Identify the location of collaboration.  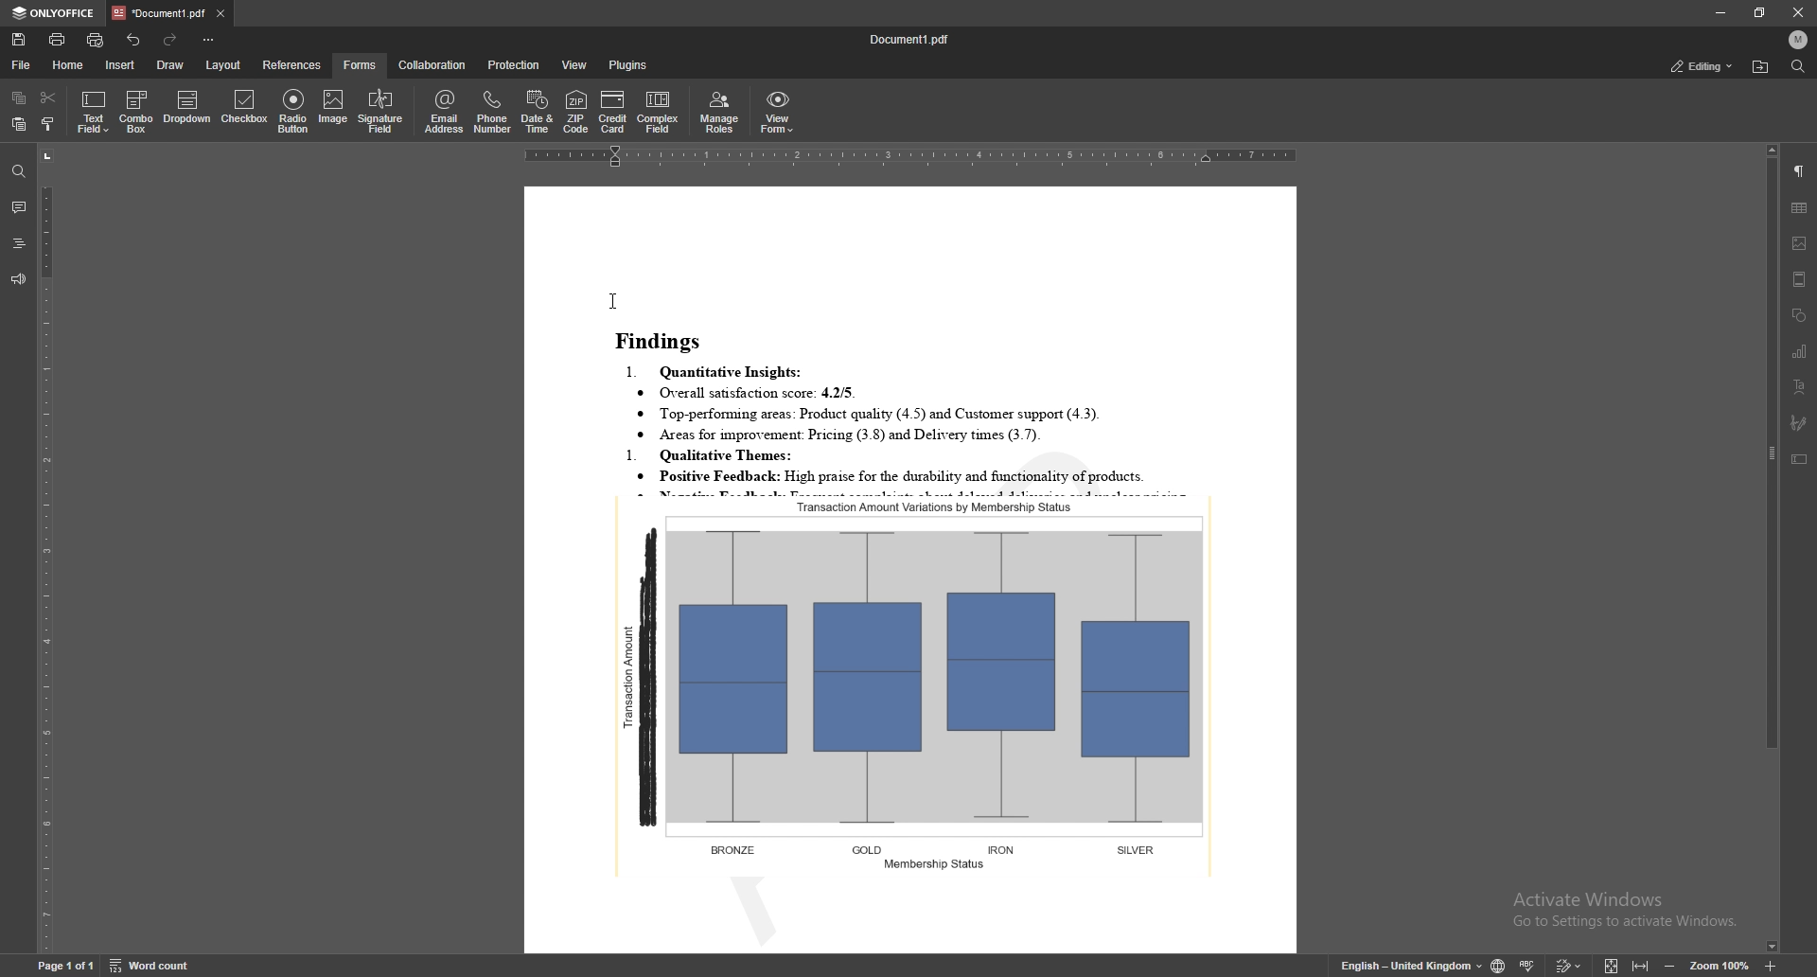
(434, 63).